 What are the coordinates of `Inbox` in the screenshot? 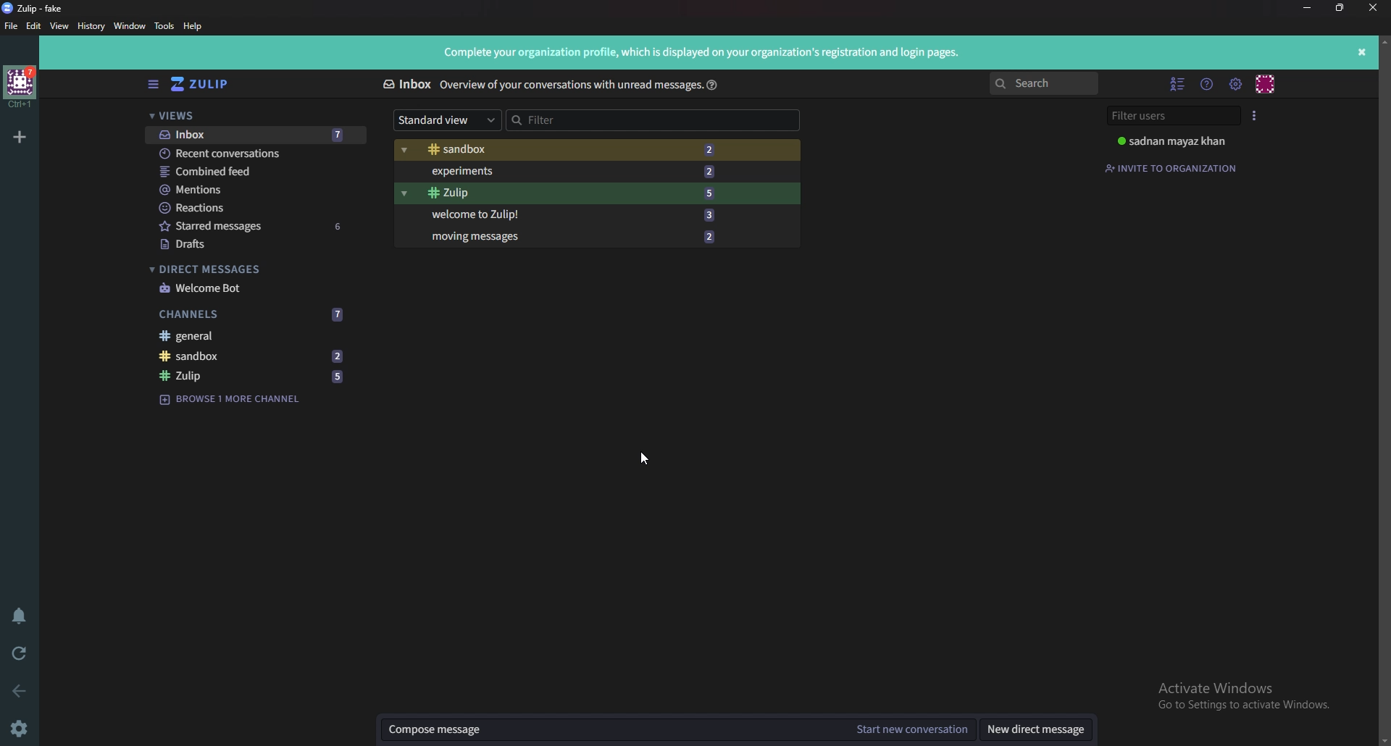 It's located at (254, 136).